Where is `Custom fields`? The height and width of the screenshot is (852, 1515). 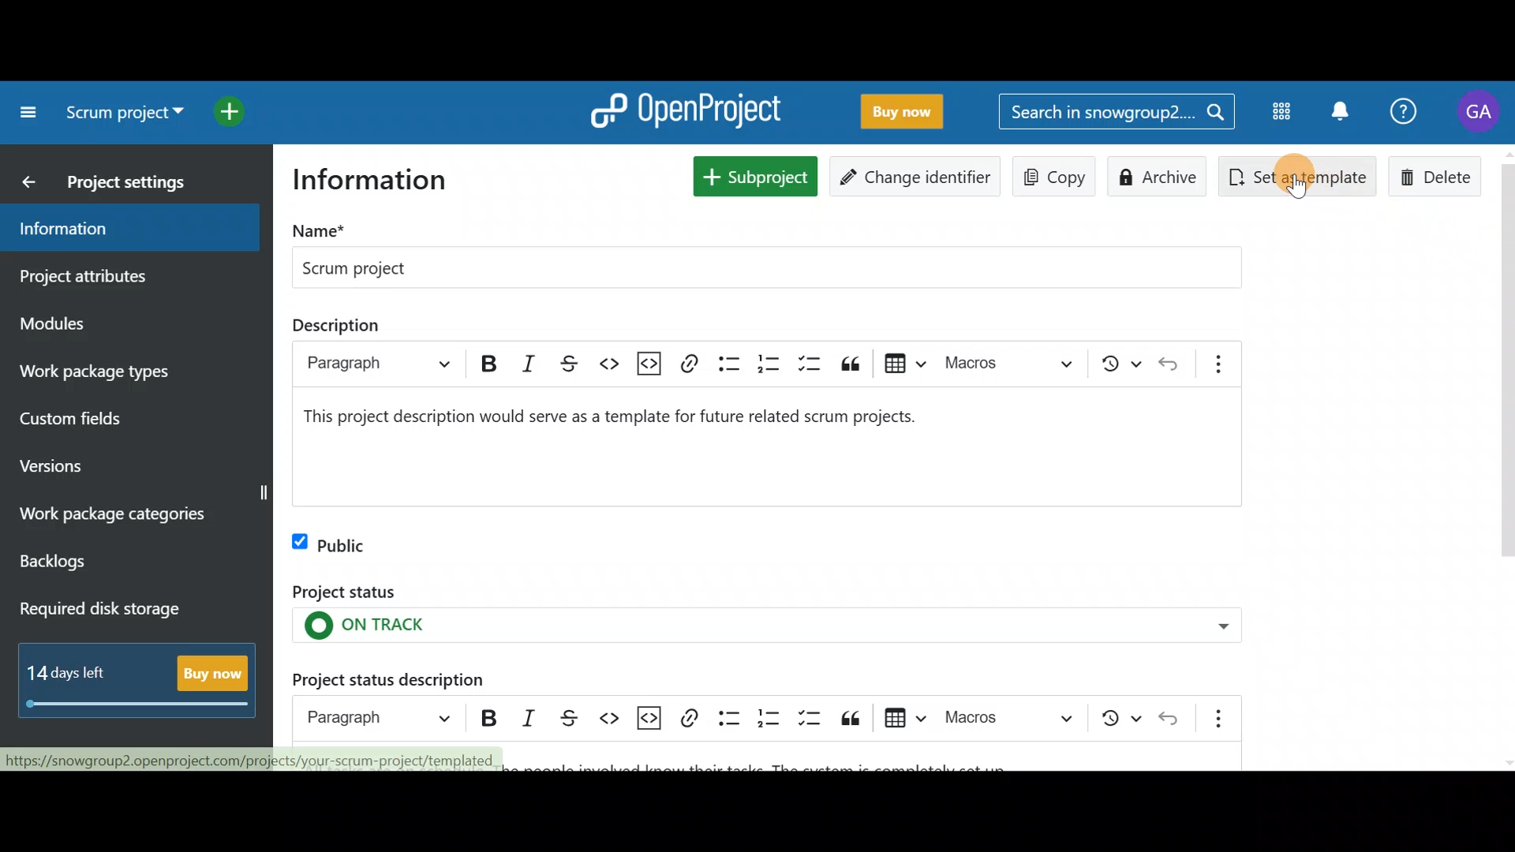
Custom fields is located at coordinates (120, 417).